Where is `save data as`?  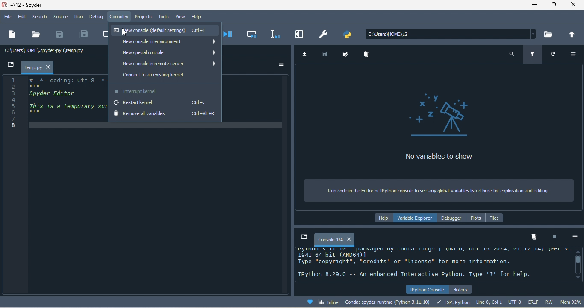 save data as is located at coordinates (347, 55).